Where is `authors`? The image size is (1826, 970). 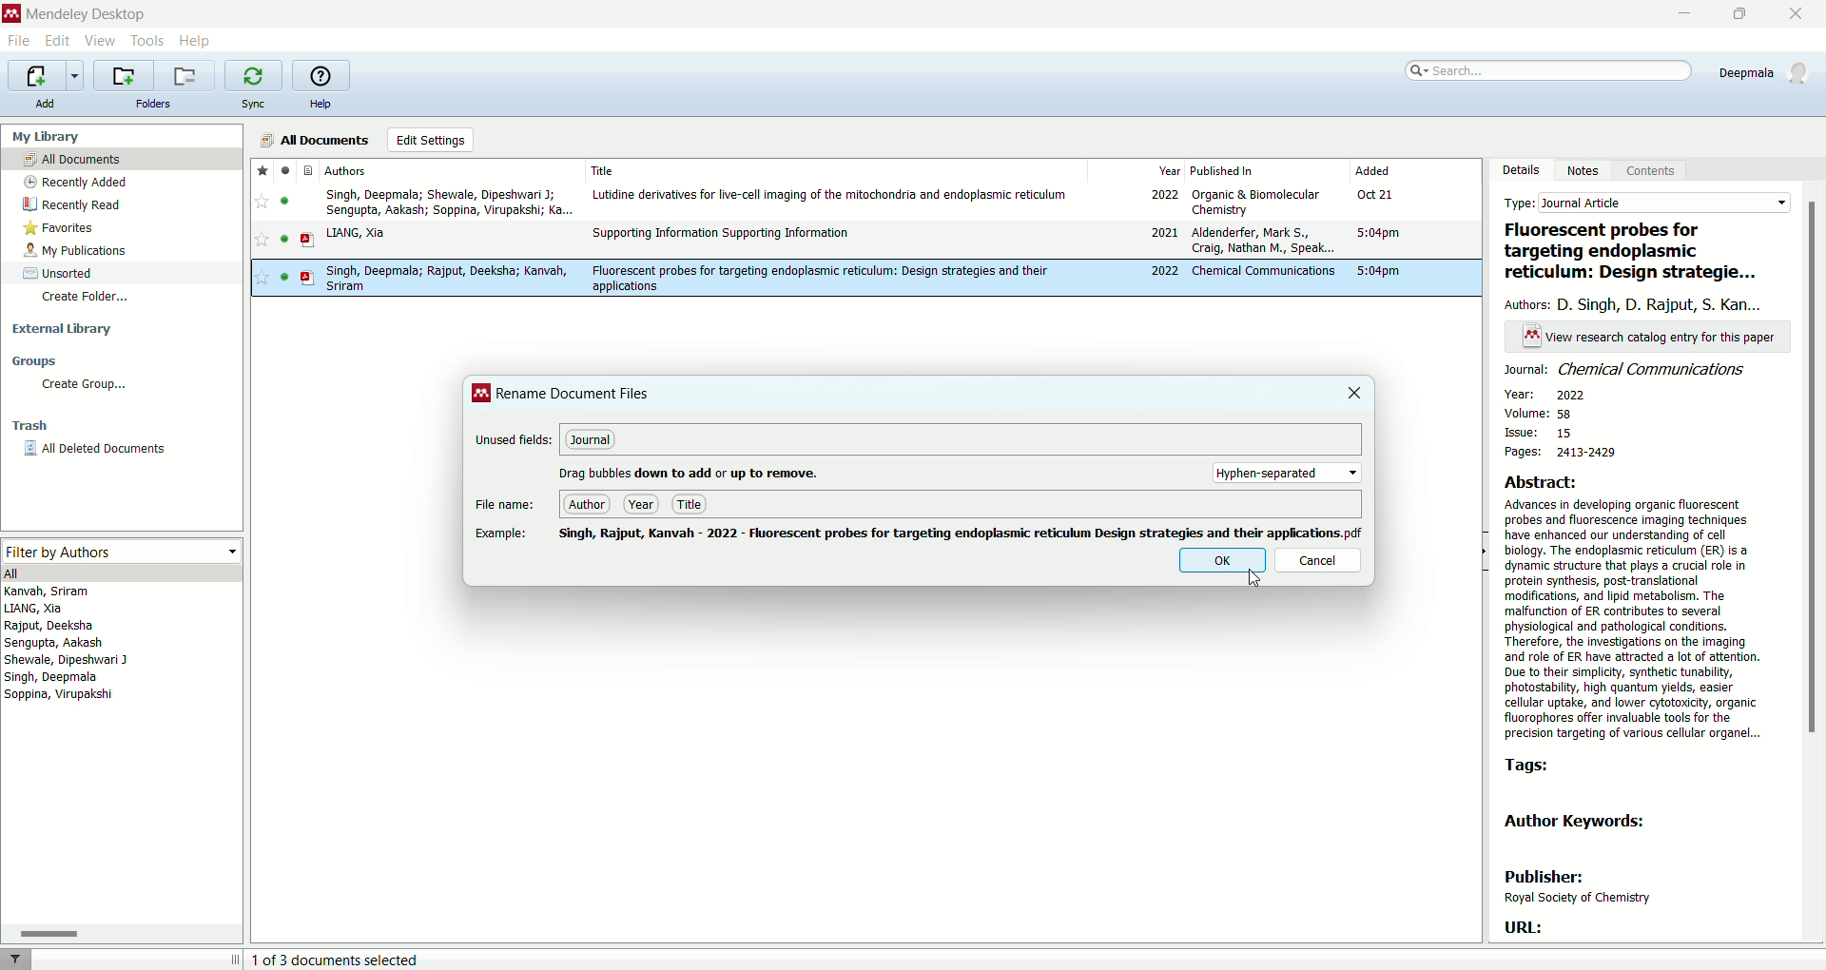 authors is located at coordinates (360, 171).